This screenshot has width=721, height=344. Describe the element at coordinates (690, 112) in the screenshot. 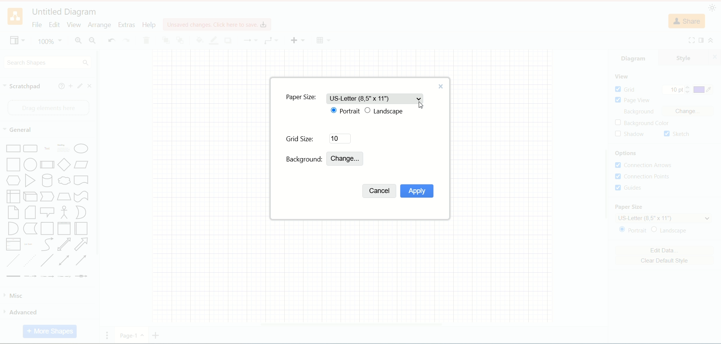

I see `change` at that location.